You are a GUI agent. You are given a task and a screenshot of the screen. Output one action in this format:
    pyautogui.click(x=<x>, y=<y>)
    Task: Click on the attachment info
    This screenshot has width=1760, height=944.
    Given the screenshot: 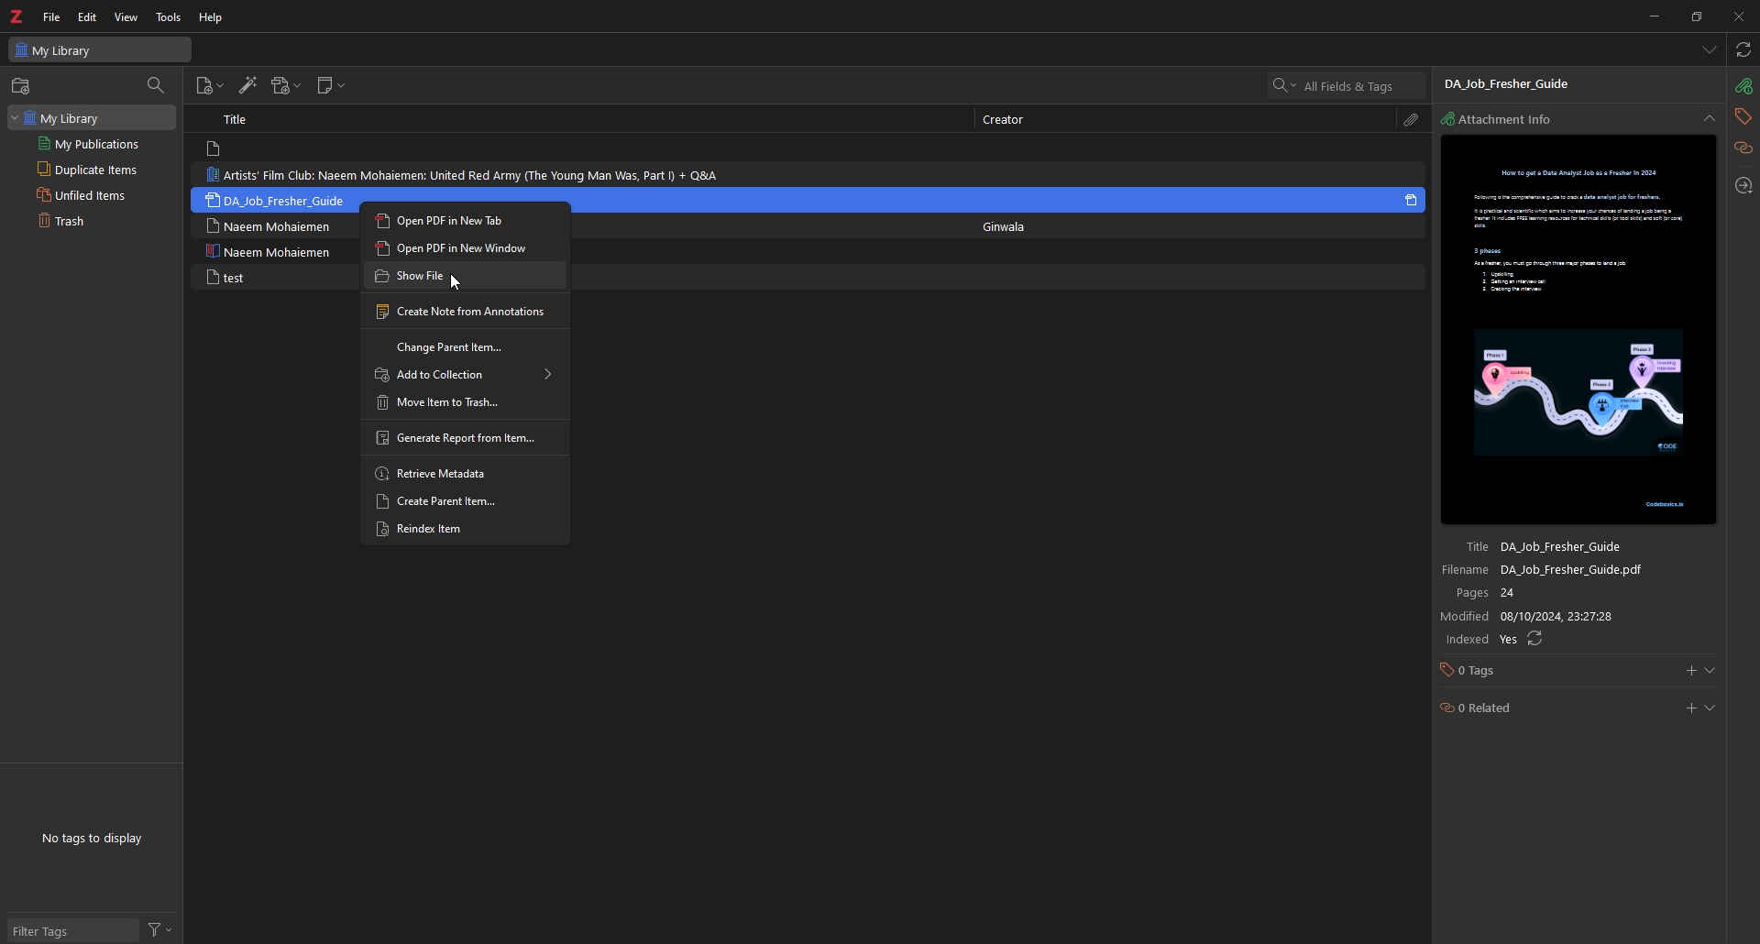 What is the action you would take?
    pyautogui.click(x=1743, y=86)
    